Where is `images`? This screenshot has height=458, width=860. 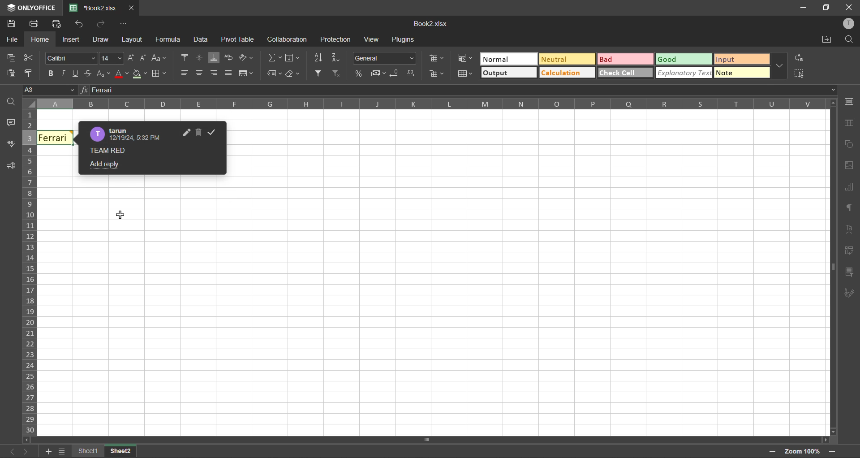 images is located at coordinates (851, 167).